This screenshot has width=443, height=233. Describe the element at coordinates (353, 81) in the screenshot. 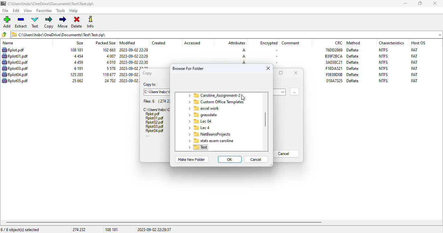

I see `deflate` at that location.